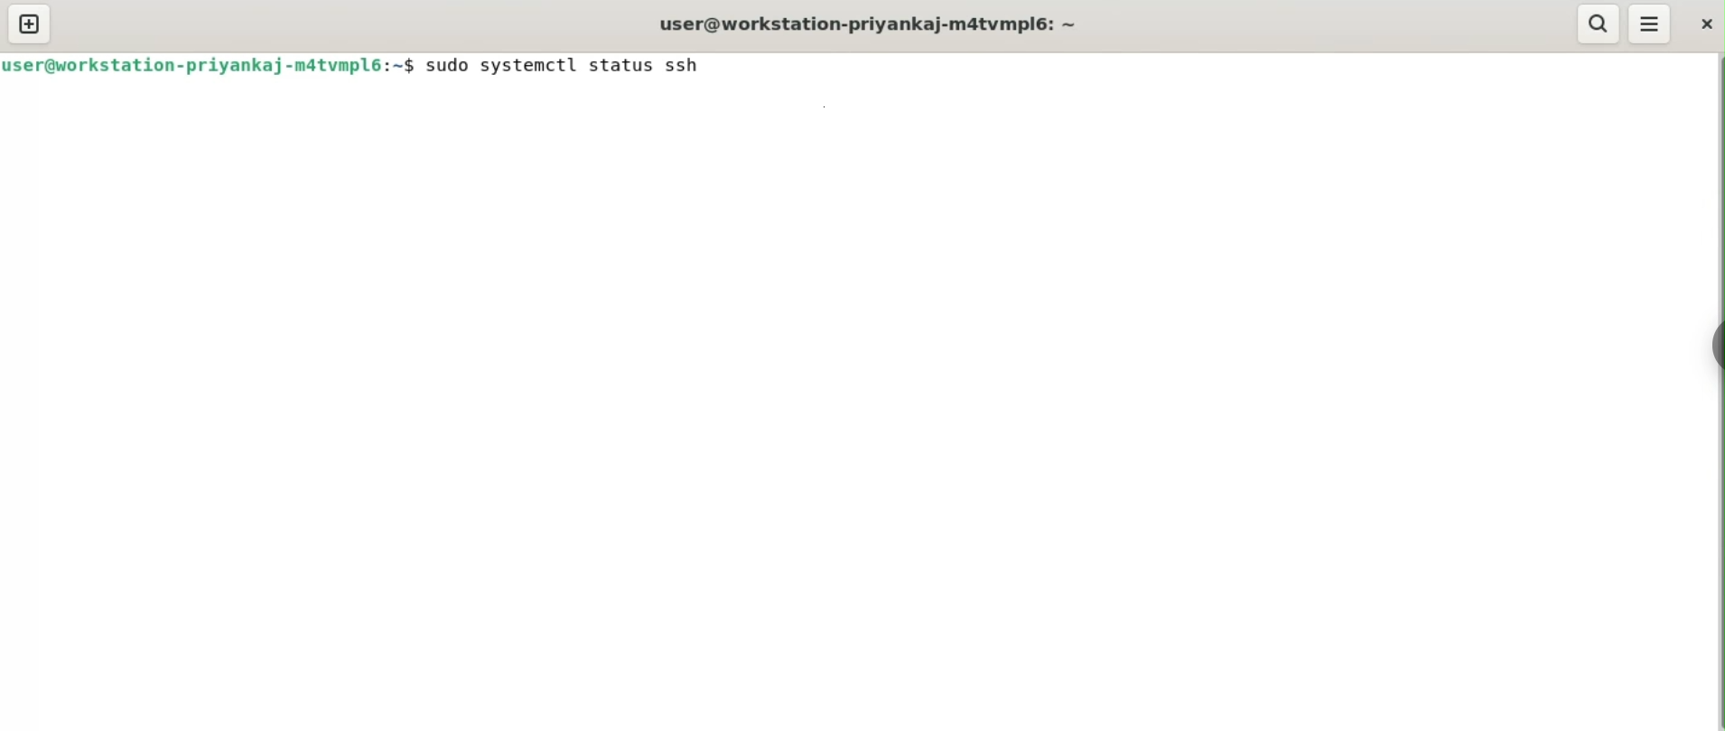  Describe the element at coordinates (868, 23) in the screenshot. I see `user@workstation-priyankaj-m4tvmpl6:~` at that location.